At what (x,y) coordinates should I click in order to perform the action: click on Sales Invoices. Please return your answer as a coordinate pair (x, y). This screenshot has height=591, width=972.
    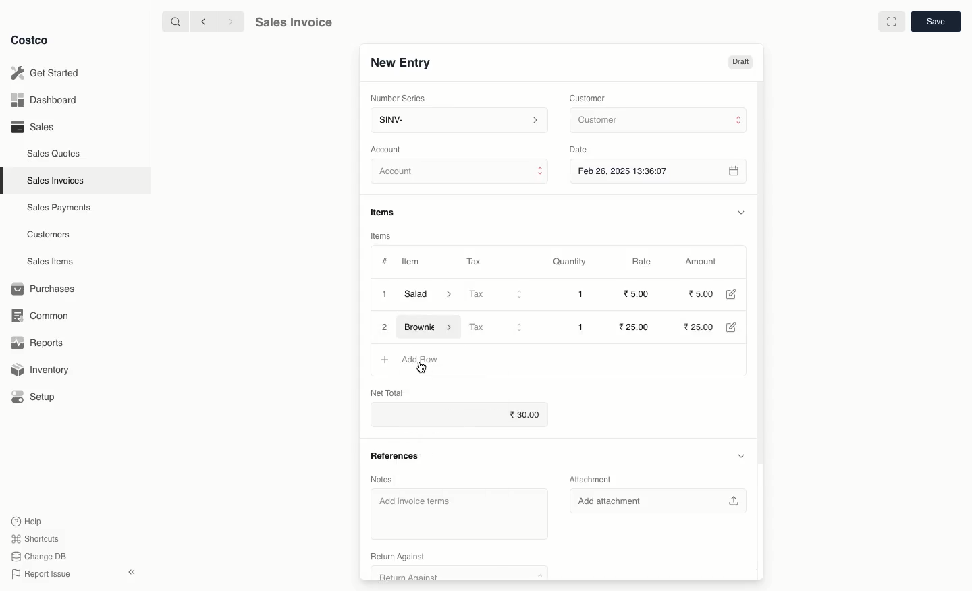
    Looking at the image, I should click on (56, 181).